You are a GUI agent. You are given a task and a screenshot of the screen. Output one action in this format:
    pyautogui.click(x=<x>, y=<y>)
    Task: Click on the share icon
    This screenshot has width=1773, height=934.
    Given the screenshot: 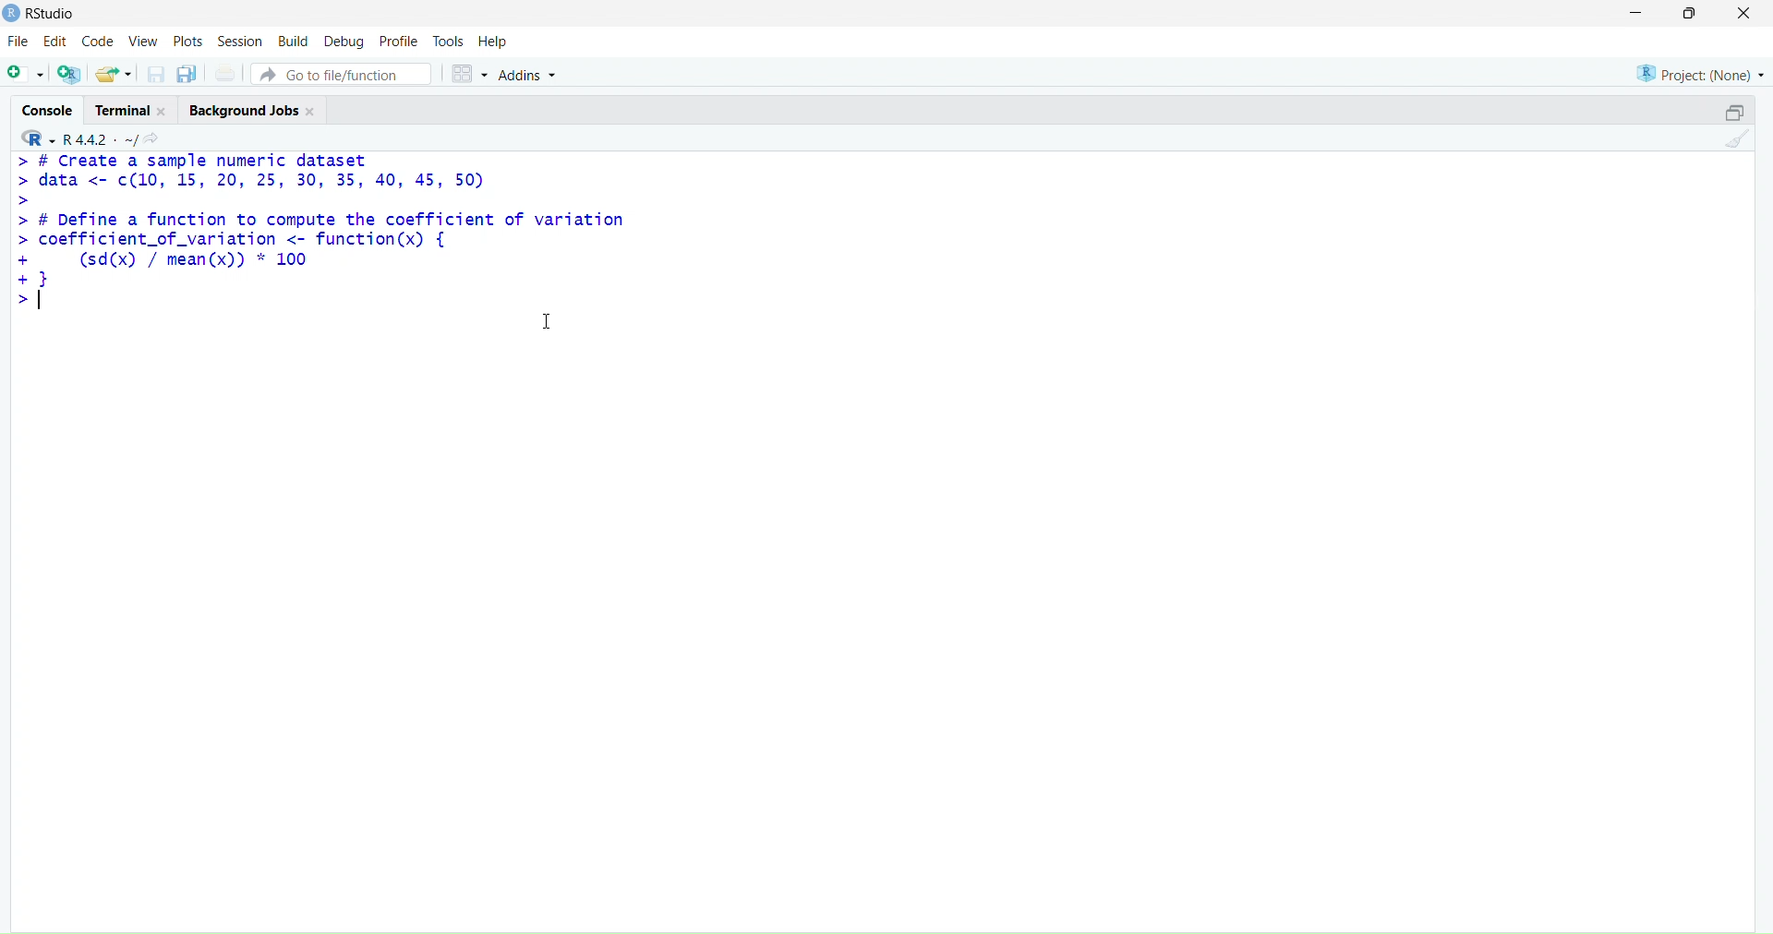 What is the action you would take?
    pyautogui.click(x=152, y=138)
    